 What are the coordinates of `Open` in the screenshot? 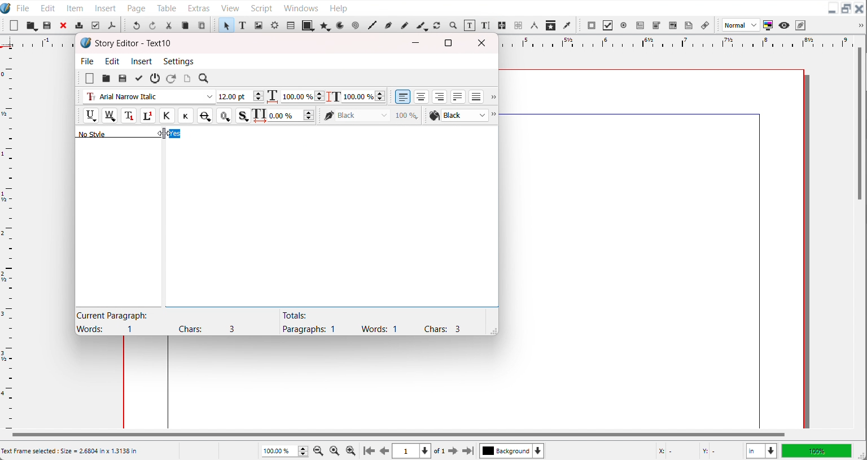 It's located at (48, 26).